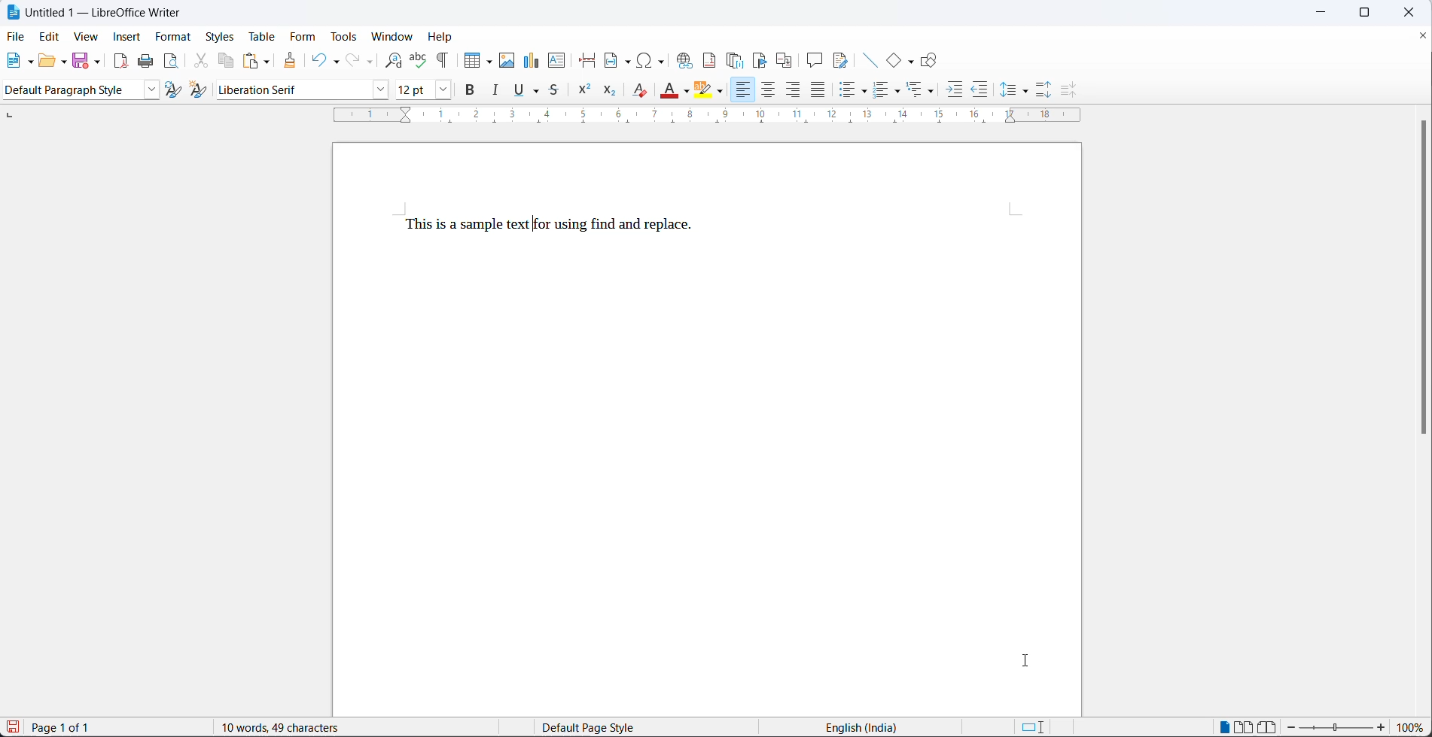 The height and width of the screenshot is (737, 1432). What do you see at coordinates (394, 58) in the screenshot?
I see `find and replace` at bounding box center [394, 58].